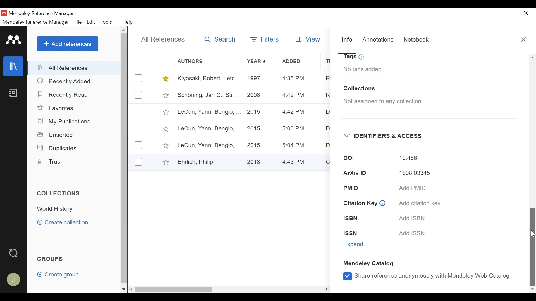 The image size is (536, 301). Describe the element at coordinates (292, 112) in the screenshot. I see `4:42 PM` at that location.